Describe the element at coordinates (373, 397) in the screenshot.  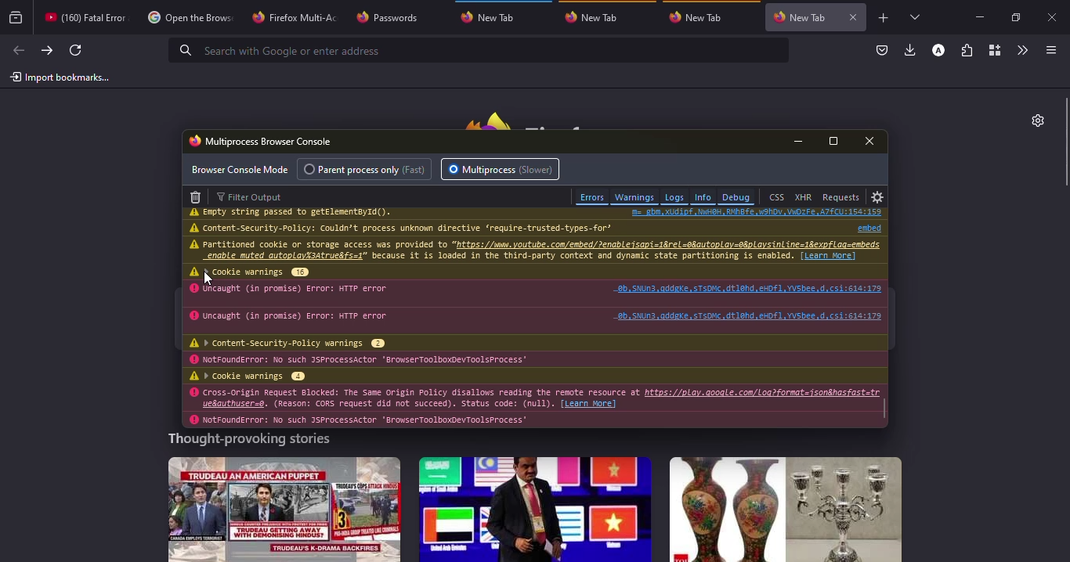
I see `info` at that location.